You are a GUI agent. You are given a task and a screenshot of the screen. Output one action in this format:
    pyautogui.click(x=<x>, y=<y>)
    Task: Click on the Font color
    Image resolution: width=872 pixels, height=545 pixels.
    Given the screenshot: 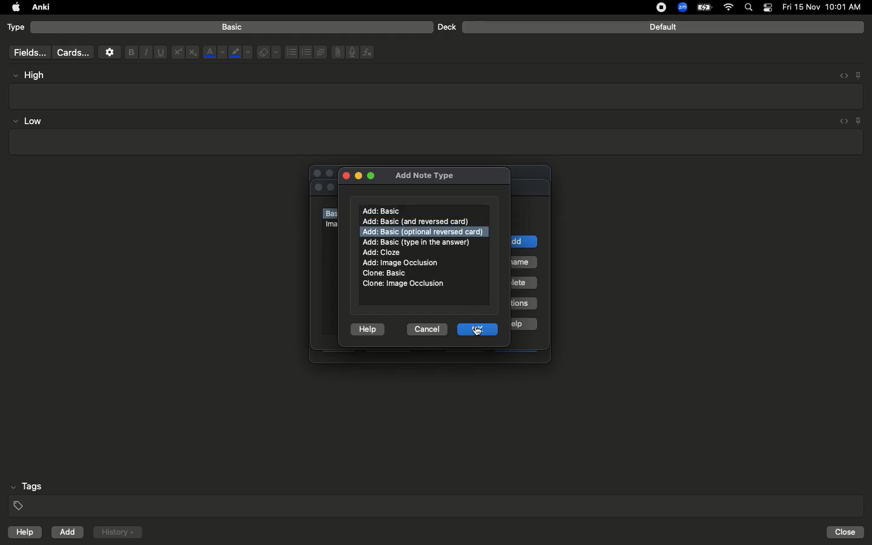 What is the action you would take?
    pyautogui.click(x=214, y=52)
    